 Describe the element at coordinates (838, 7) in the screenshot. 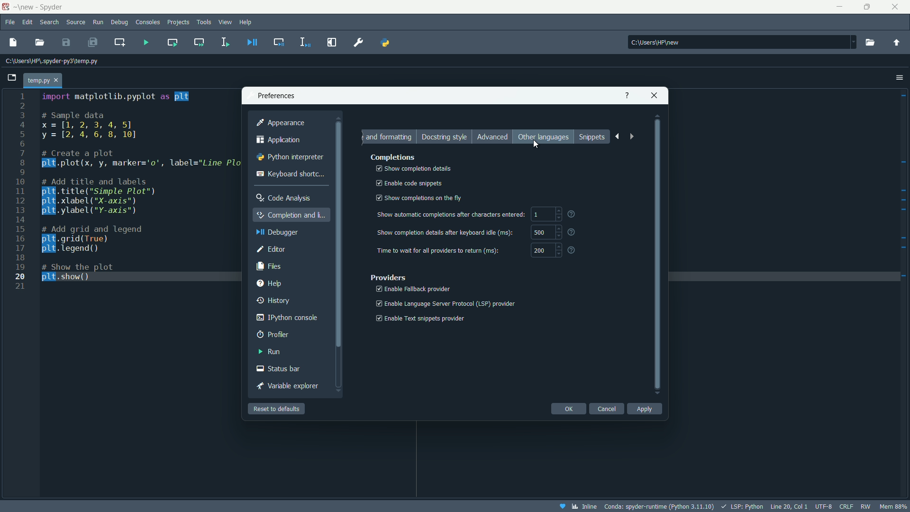

I see `minimize` at that location.